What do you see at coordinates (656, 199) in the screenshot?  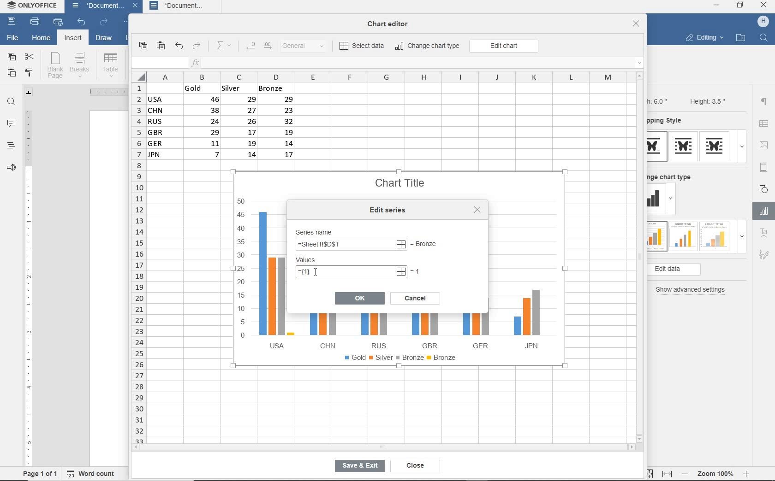 I see `change type` at bounding box center [656, 199].